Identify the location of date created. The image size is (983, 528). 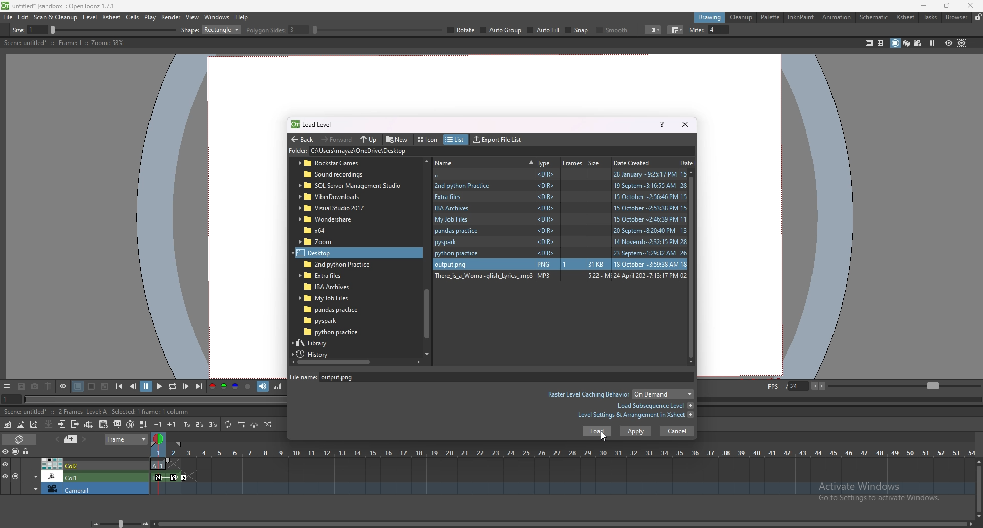
(635, 162).